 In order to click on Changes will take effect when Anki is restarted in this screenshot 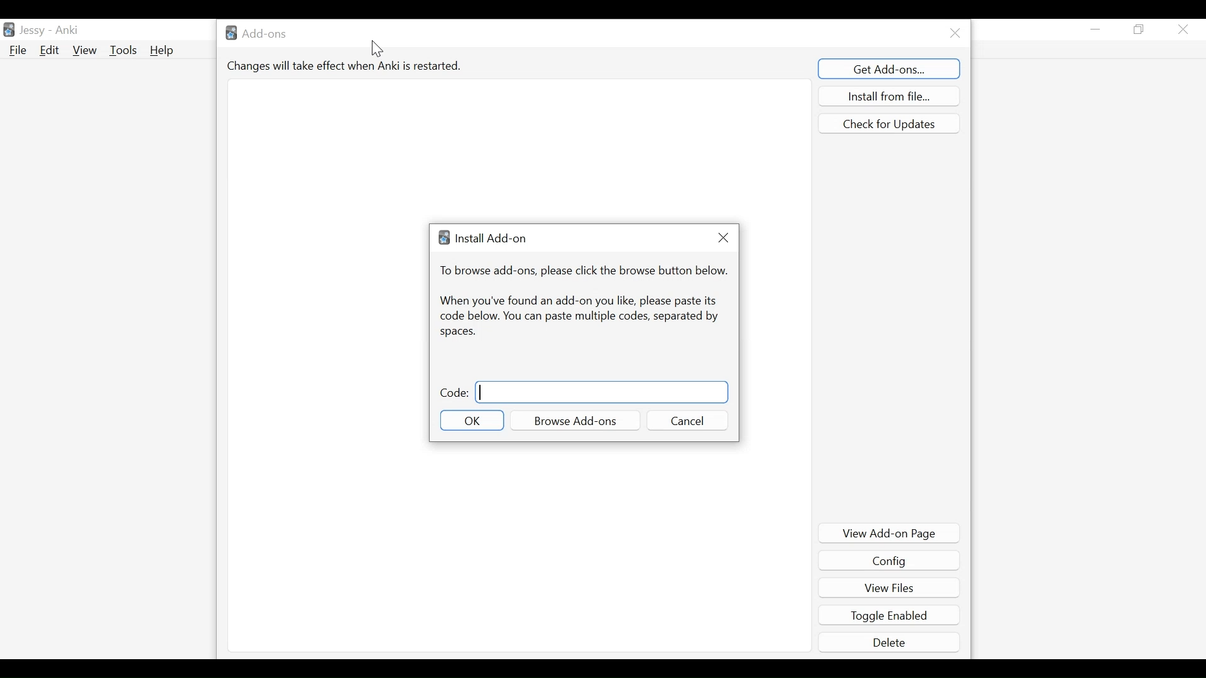, I will do `click(346, 65)`.